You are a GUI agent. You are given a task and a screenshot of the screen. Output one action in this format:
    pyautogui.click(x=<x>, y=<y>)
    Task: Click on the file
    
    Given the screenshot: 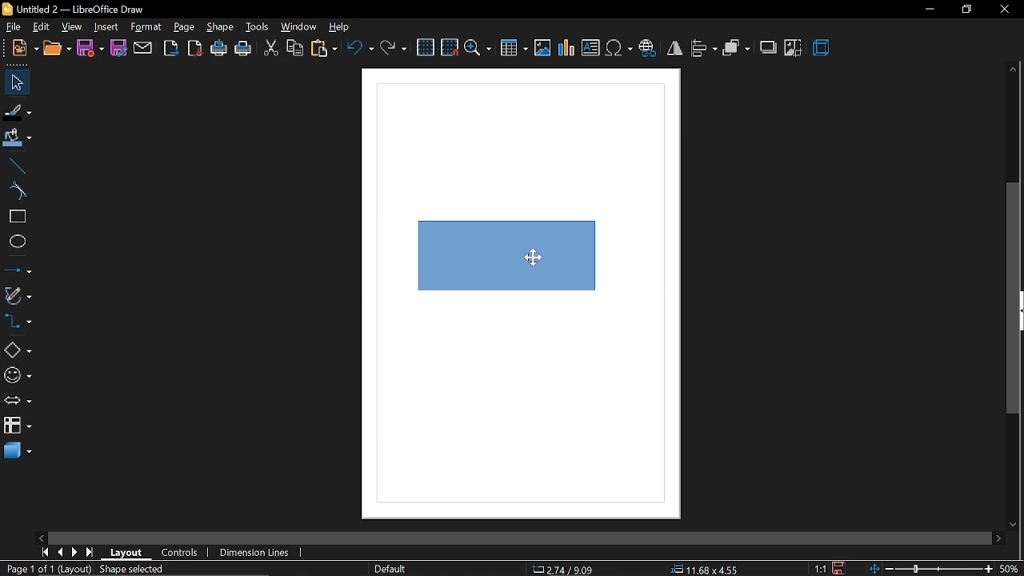 What is the action you would take?
    pyautogui.click(x=14, y=26)
    